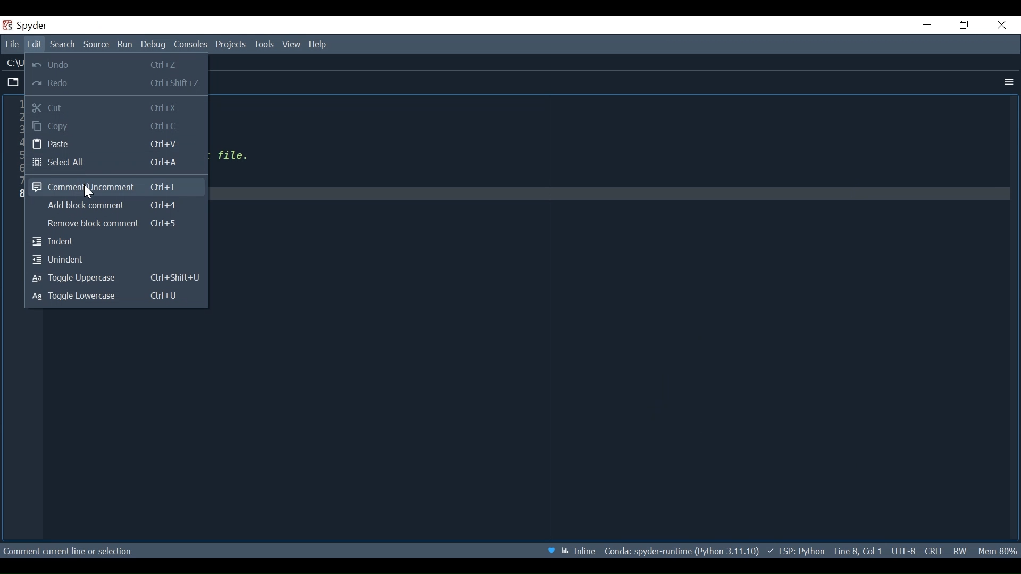 The height and width of the screenshot is (574, 1021). What do you see at coordinates (963, 25) in the screenshot?
I see `Restore` at bounding box center [963, 25].